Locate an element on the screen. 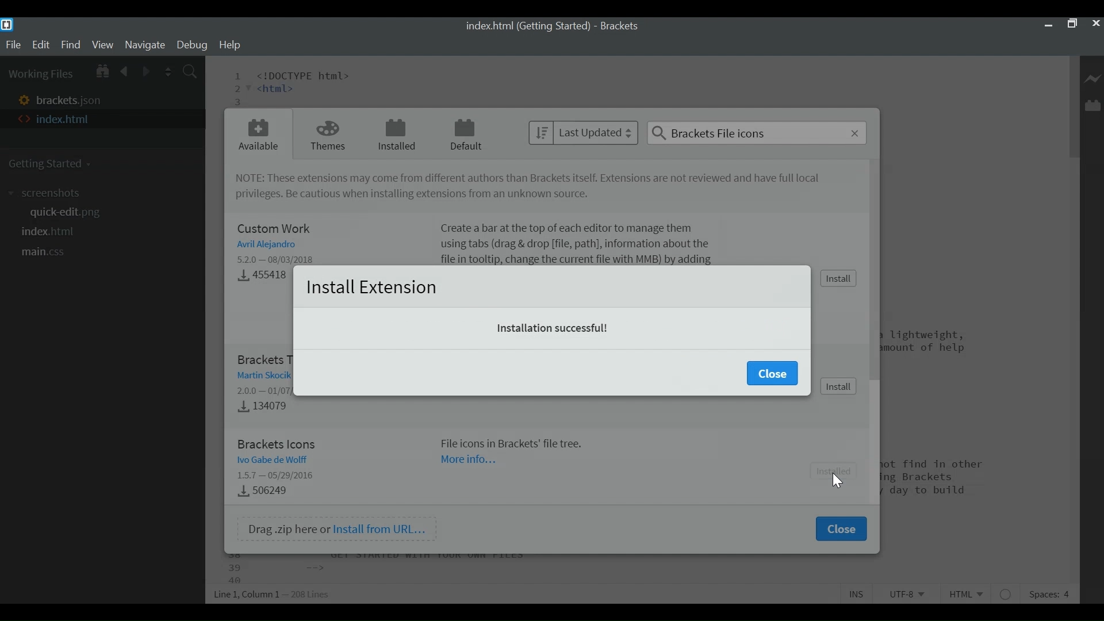 Image resolution: width=1104 pixels, height=621 pixels. NOTE: These Extensions may come from different authors than brackets itself. Extensions are not reviewed and have not full privileges is located at coordinates (532, 179).